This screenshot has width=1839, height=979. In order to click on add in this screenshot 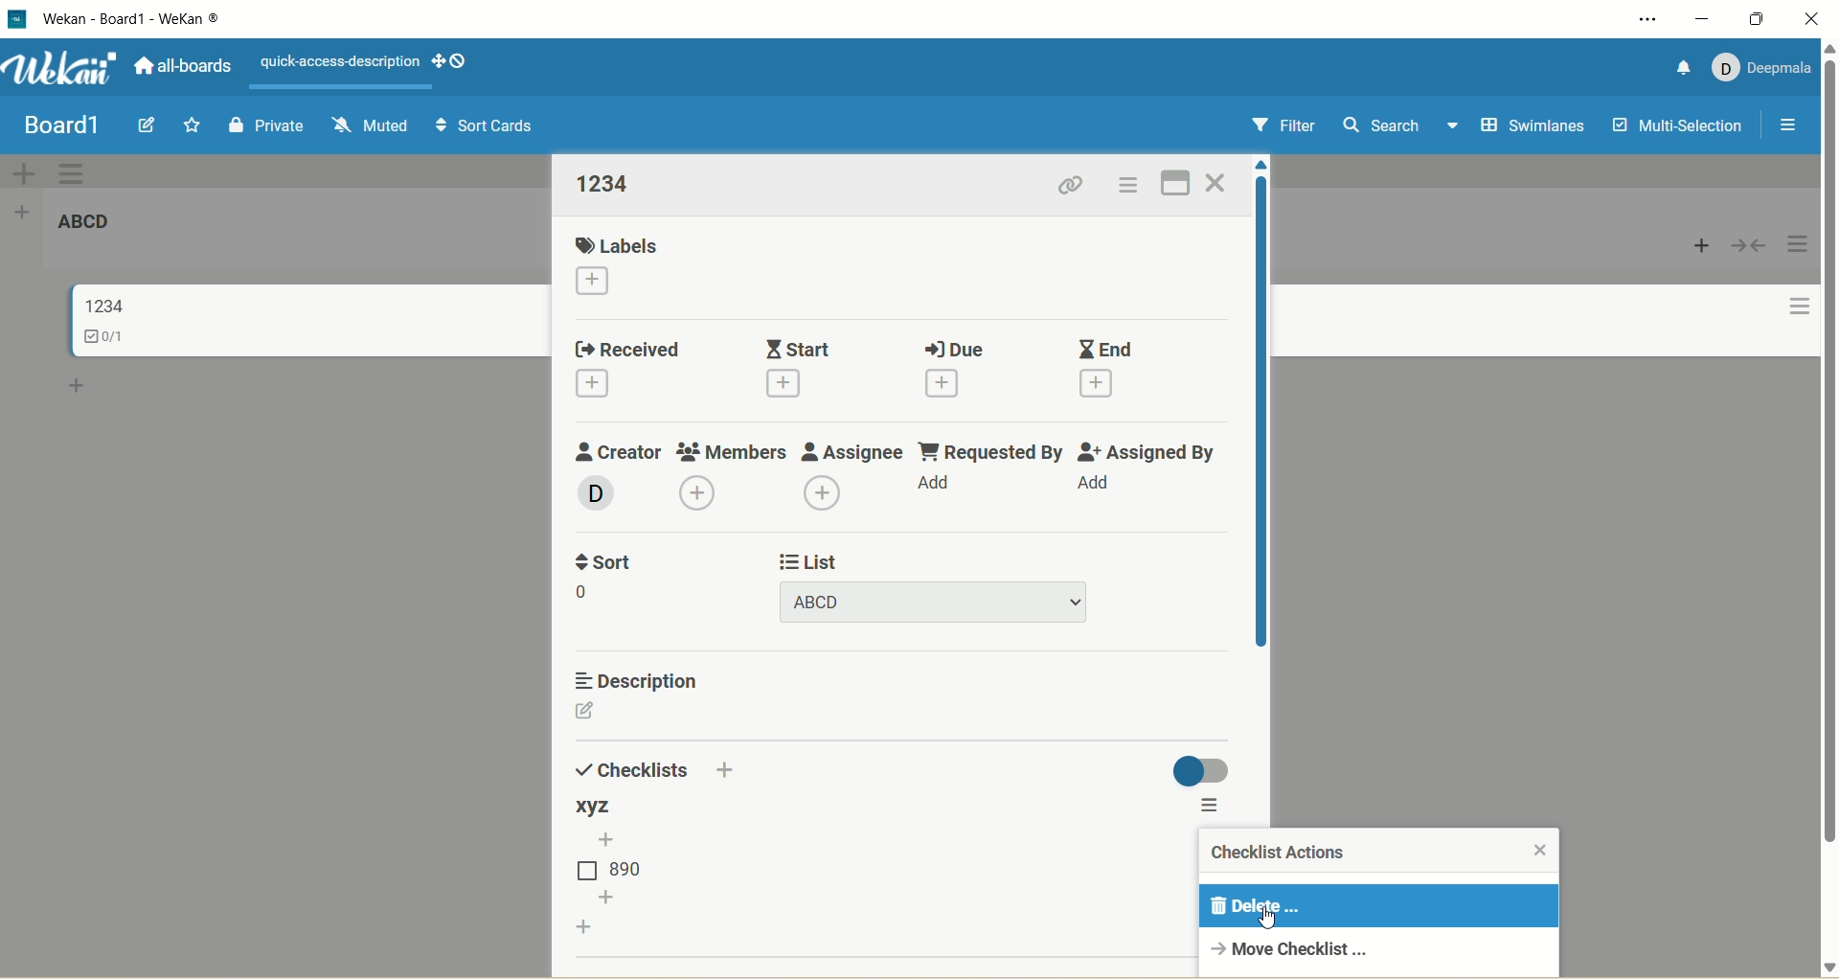, I will do `click(803, 386)`.